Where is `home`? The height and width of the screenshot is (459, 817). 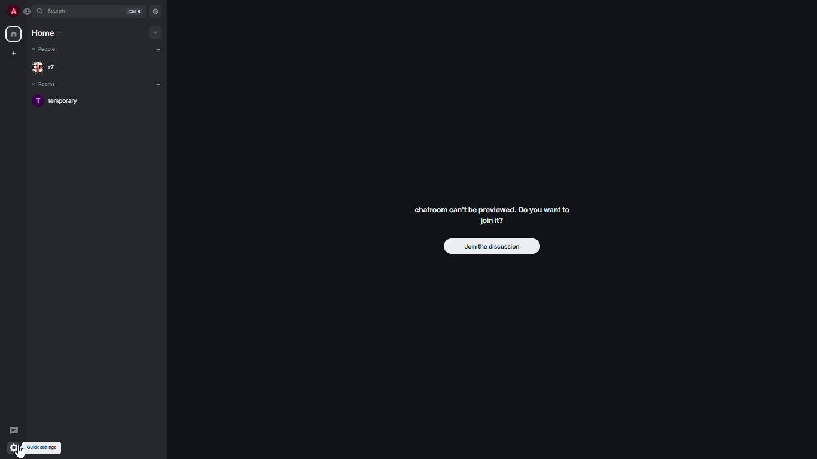 home is located at coordinates (47, 33).